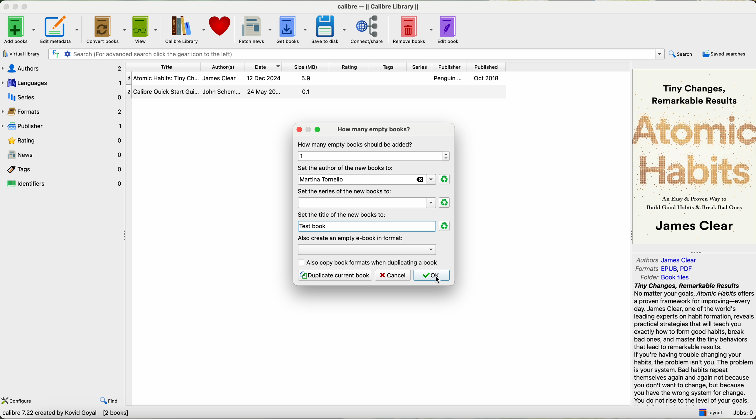  I want to click on get books, so click(291, 29).